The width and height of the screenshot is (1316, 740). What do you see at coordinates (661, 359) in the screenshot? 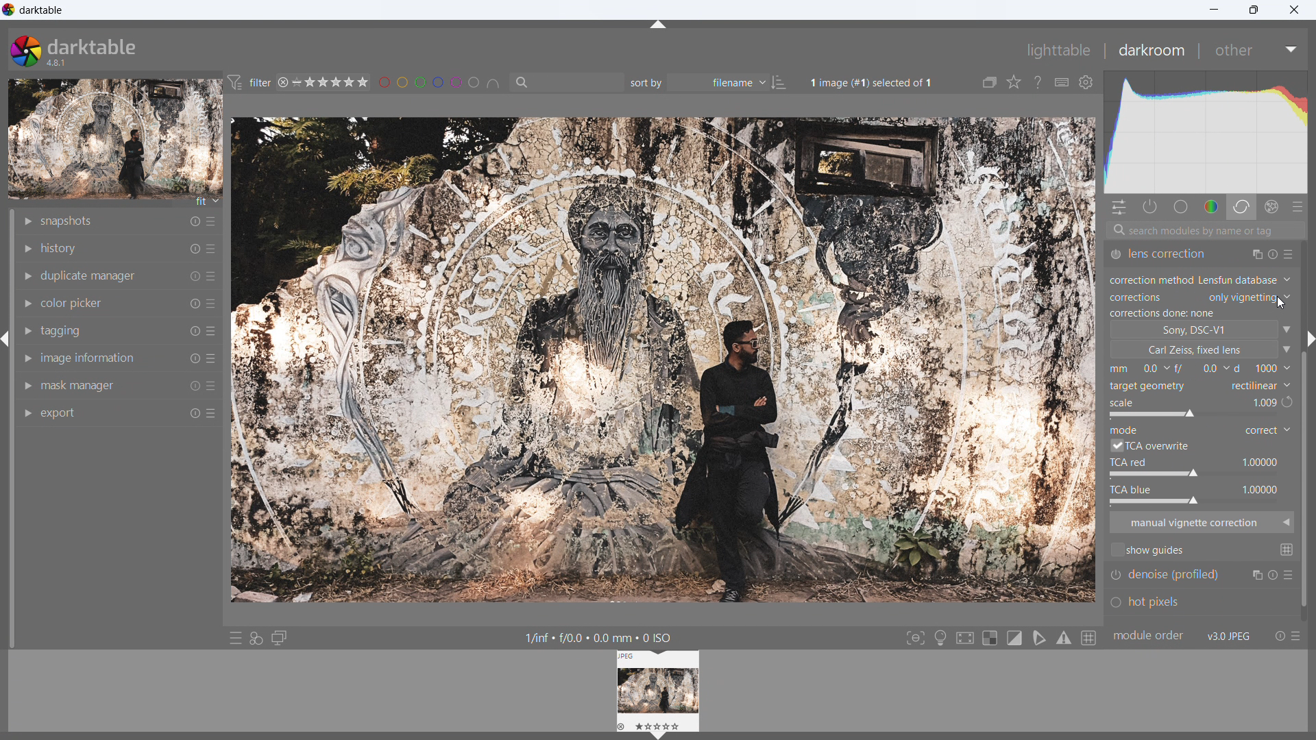
I see `image` at bounding box center [661, 359].